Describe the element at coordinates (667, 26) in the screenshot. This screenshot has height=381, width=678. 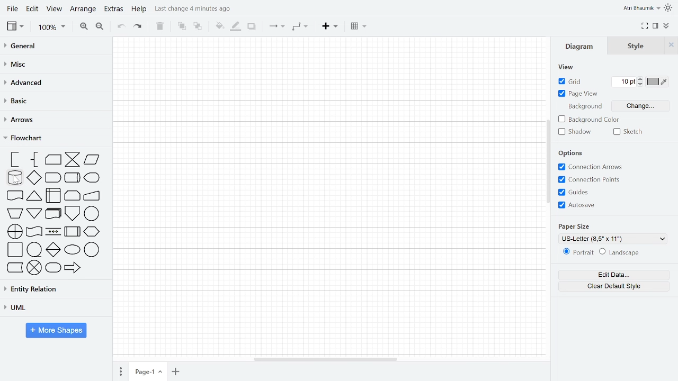
I see `Collapse` at that location.